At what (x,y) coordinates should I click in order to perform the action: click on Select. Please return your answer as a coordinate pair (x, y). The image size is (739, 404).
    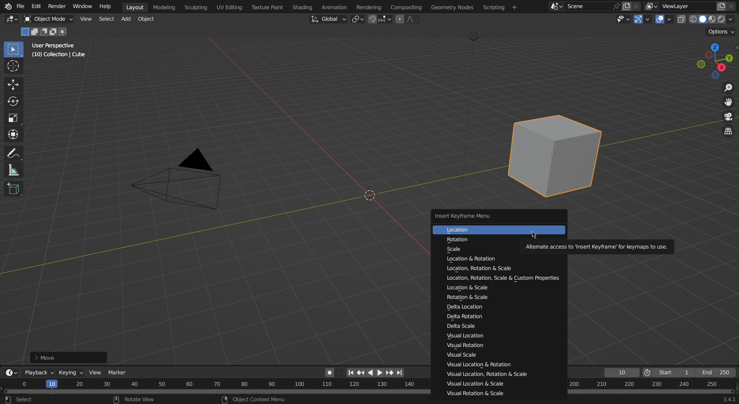
    Looking at the image, I should click on (106, 19).